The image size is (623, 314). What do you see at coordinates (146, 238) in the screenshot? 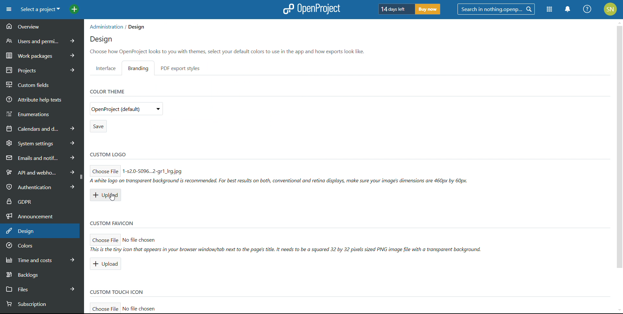
I see `> No file chosen` at bounding box center [146, 238].